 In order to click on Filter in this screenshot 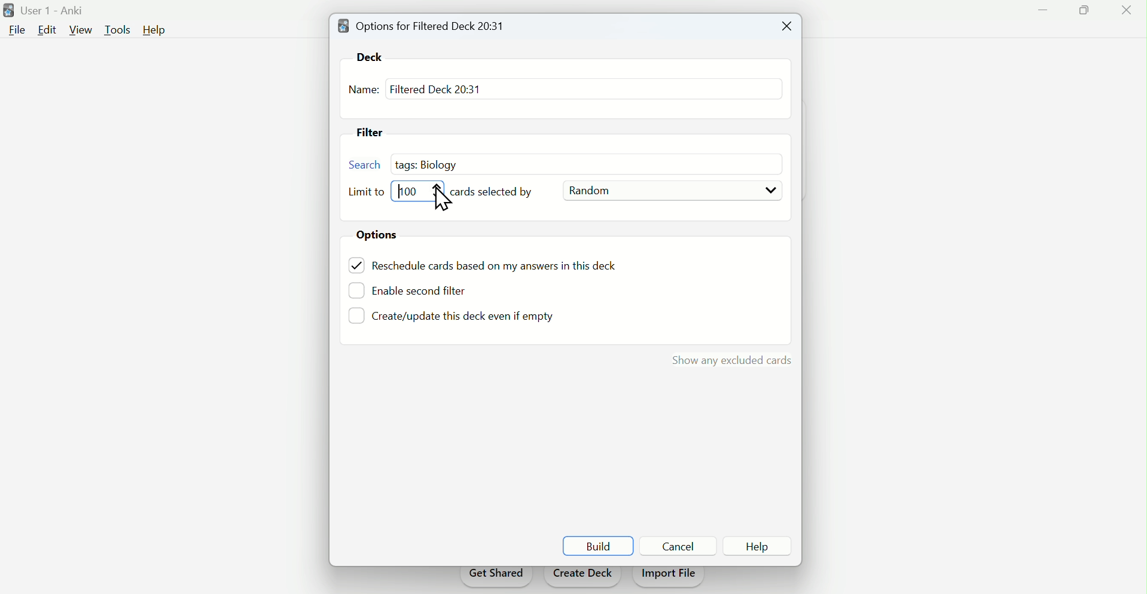, I will do `click(375, 134)`.